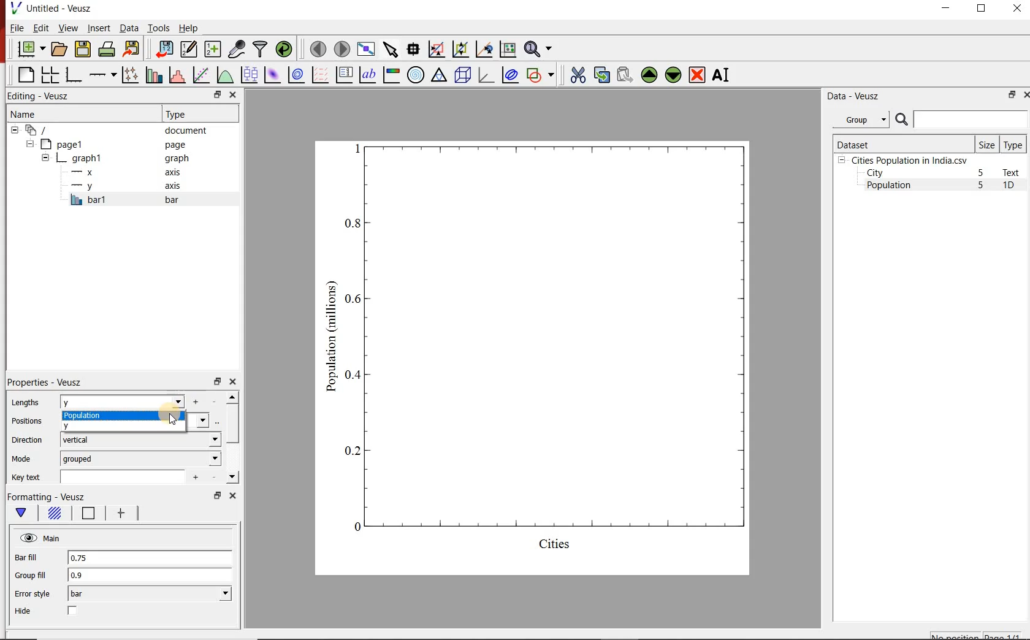  I want to click on restore, so click(1012, 94).